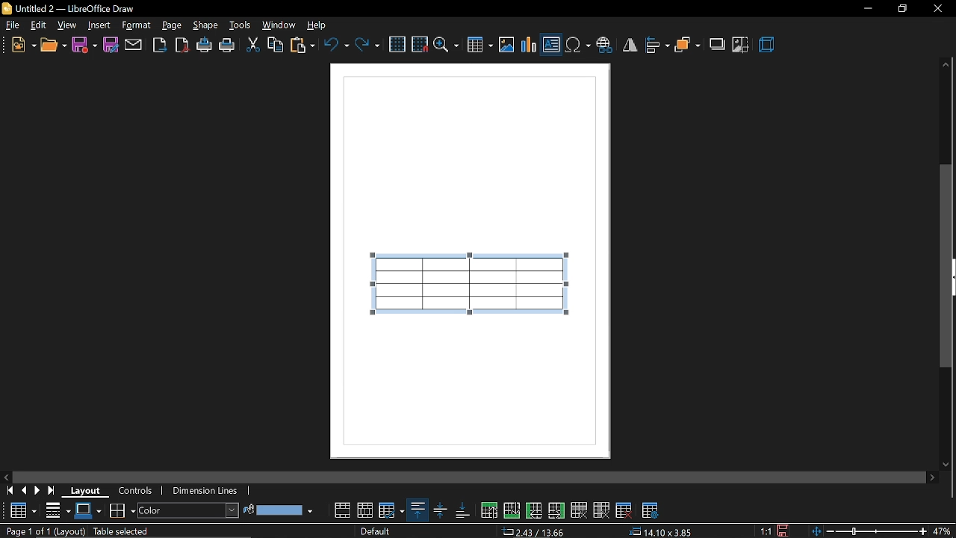 Image resolution: width=956 pixels, height=538 pixels. What do you see at coordinates (945, 463) in the screenshot?
I see `move down` at bounding box center [945, 463].